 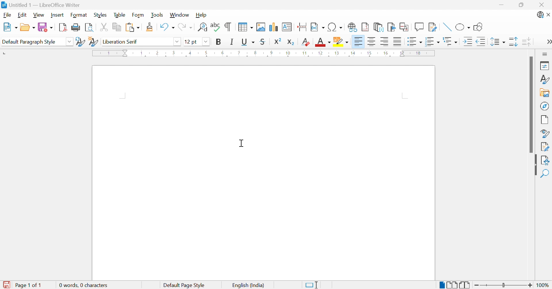 I want to click on Close, so click(x=549, y=15).